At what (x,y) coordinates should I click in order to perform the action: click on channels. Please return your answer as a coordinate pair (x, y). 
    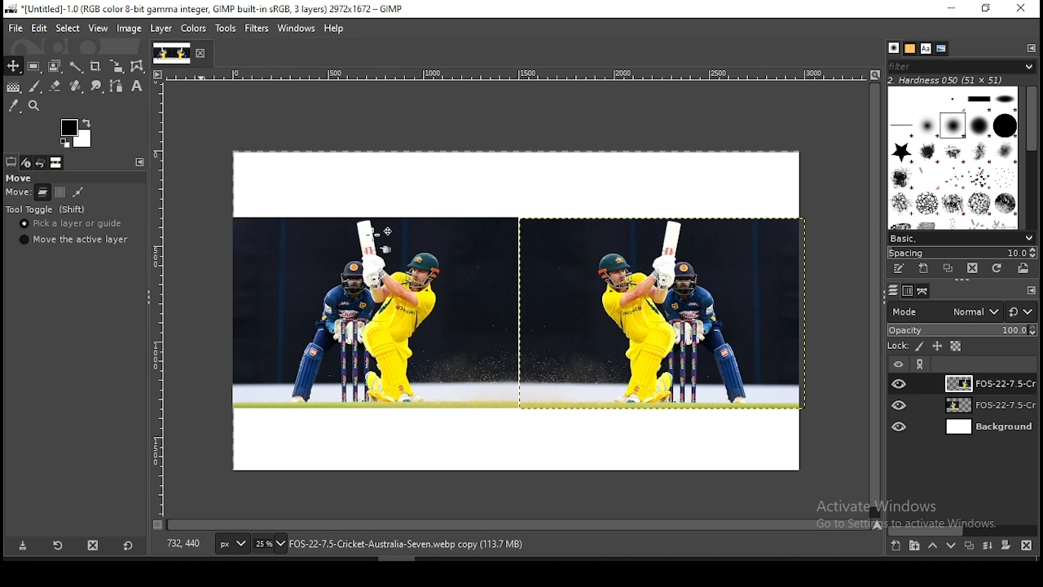
    Looking at the image, I should click on (906, 292).